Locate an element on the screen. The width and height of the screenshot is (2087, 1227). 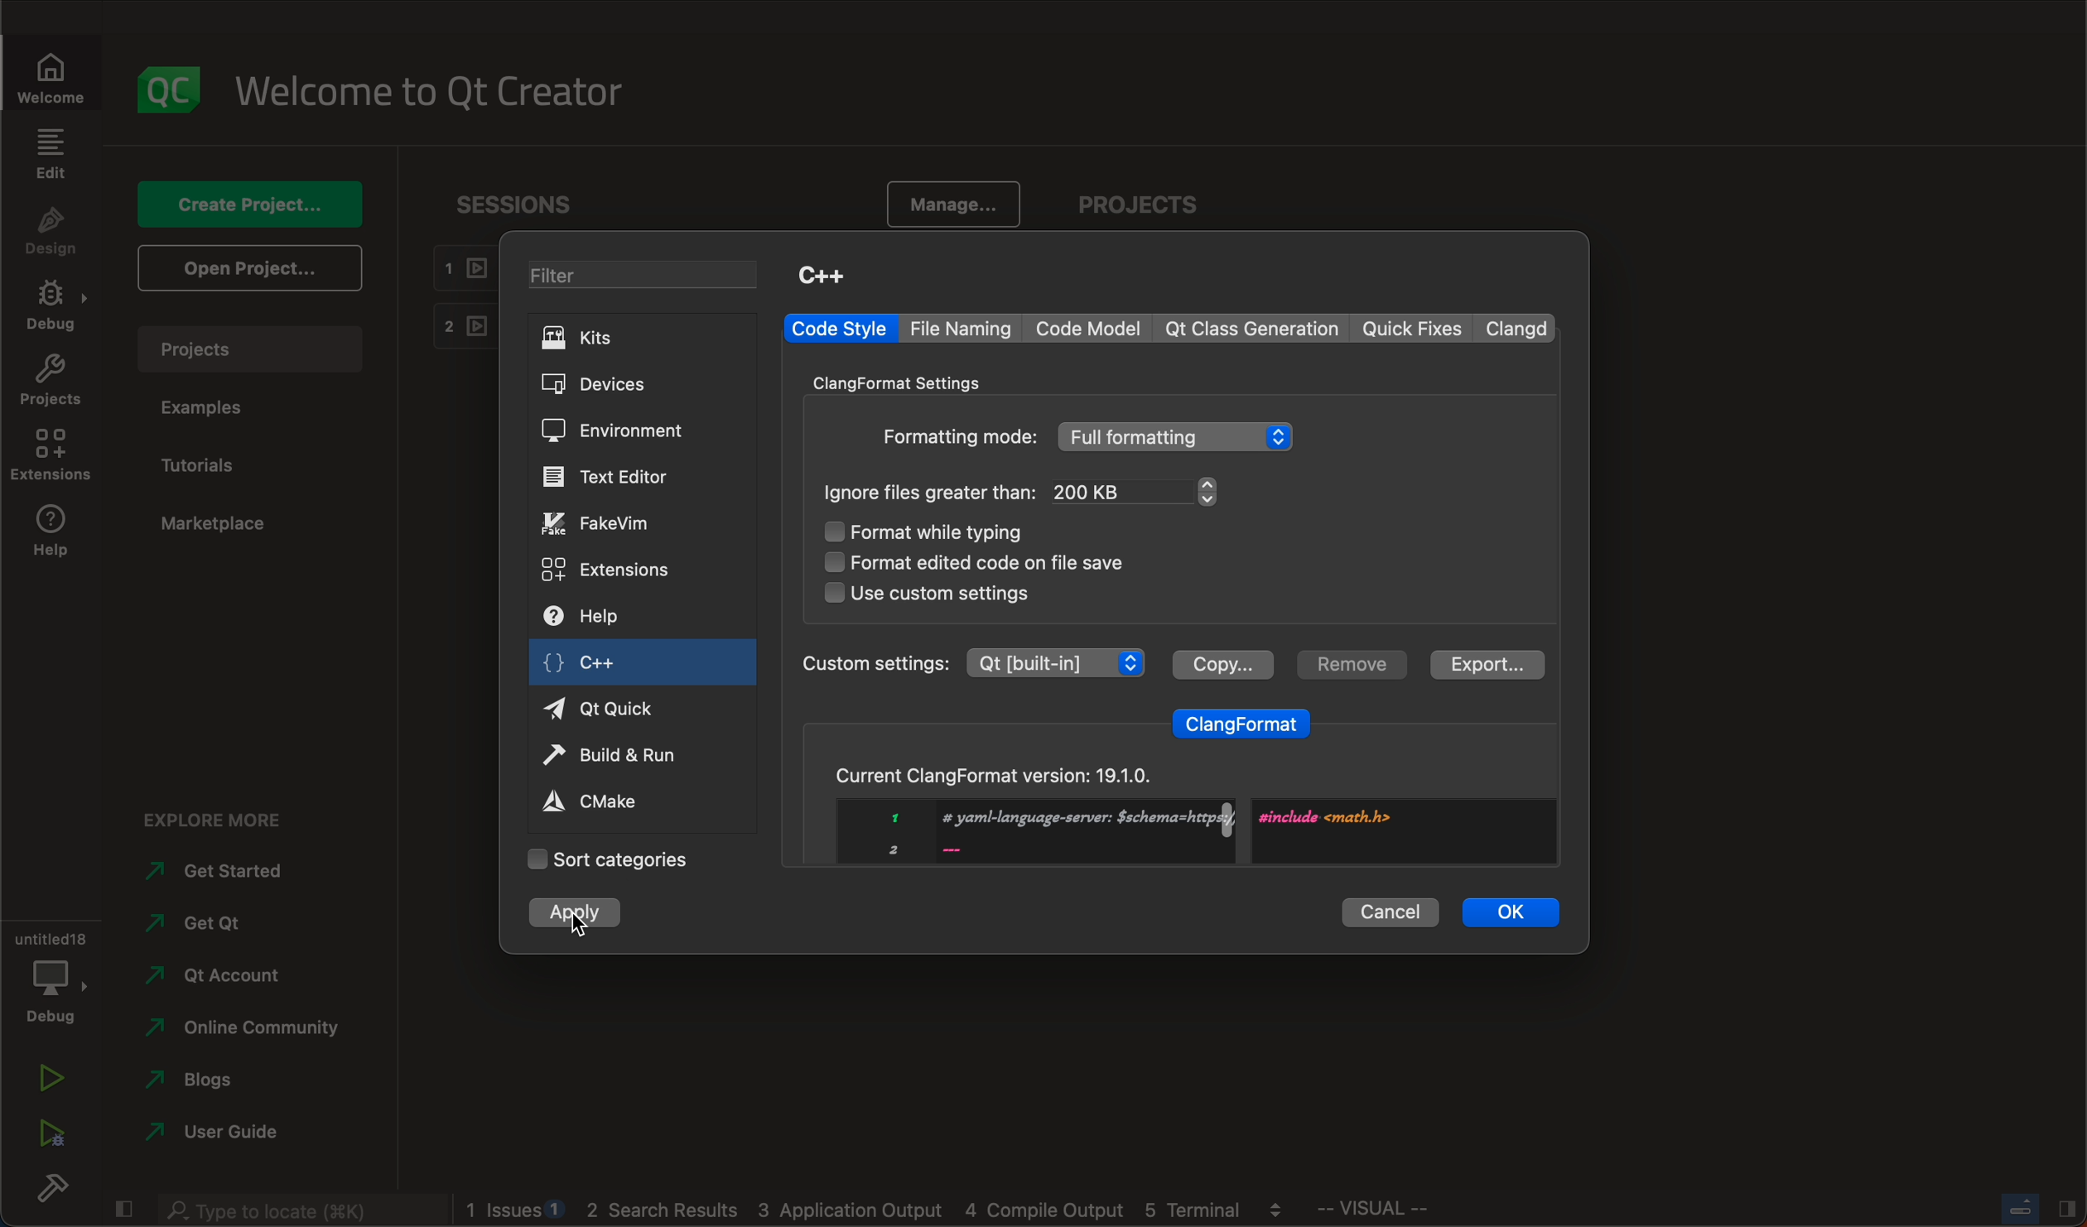
logo is located at coordinates (171, 89).